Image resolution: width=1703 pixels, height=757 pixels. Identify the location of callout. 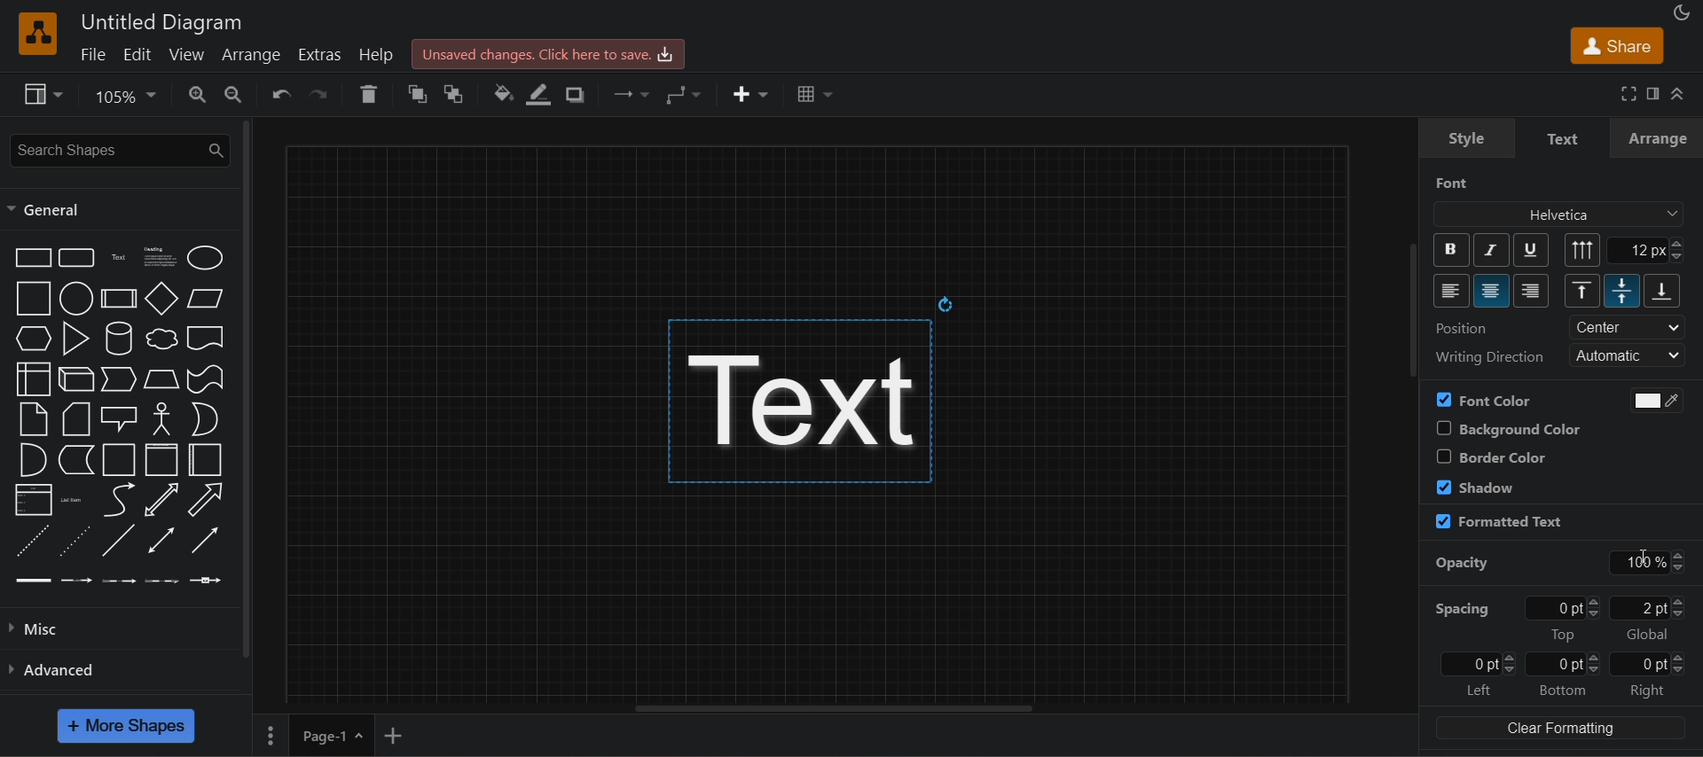
(120, 418).